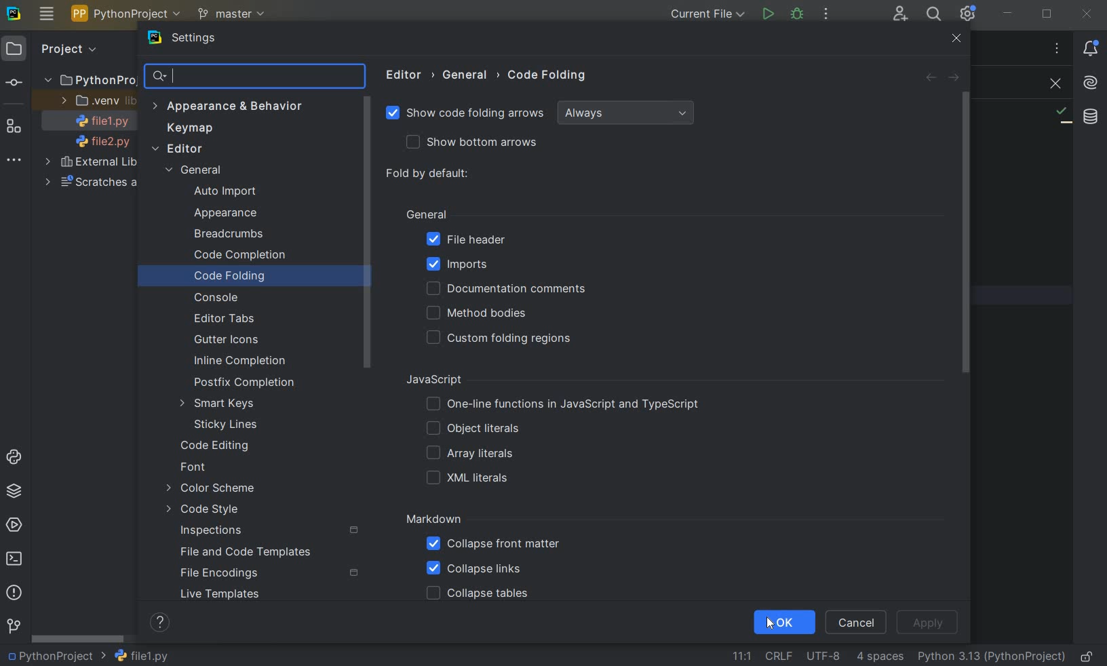  What do you see at coordinates (194, 128) in the screenshot?
I see `KEYMAP` at bounding box center [194, 128].